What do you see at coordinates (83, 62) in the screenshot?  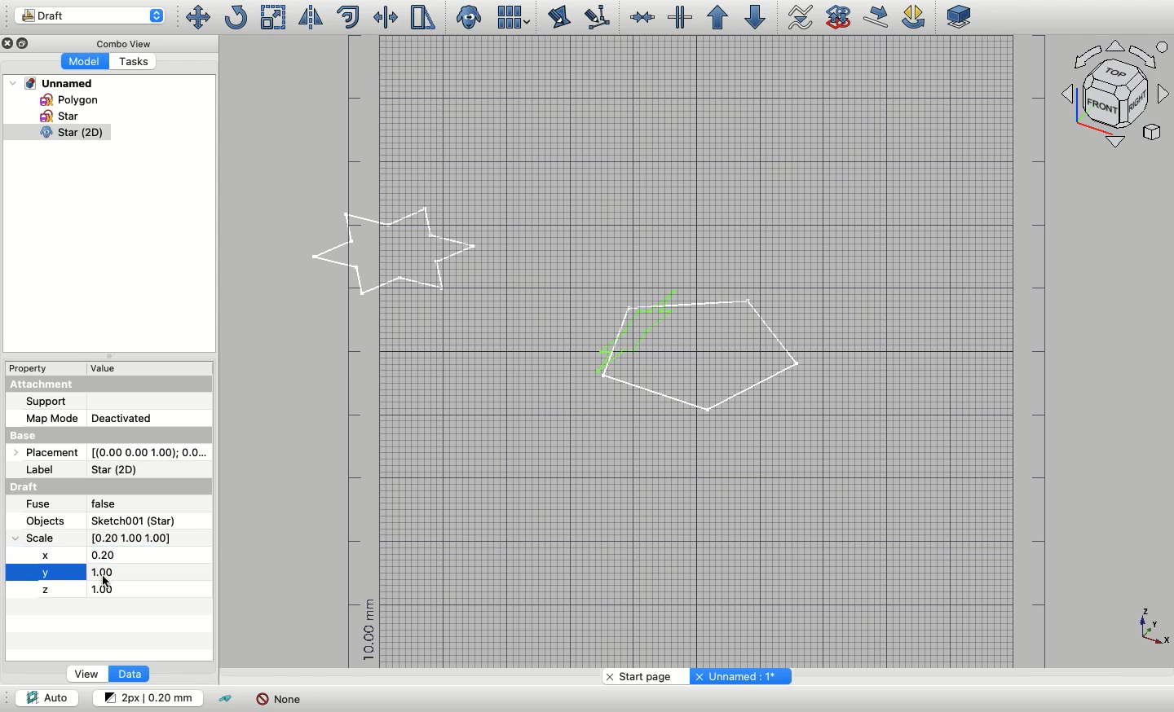 I see `Model` at bounding box center [83, 62].